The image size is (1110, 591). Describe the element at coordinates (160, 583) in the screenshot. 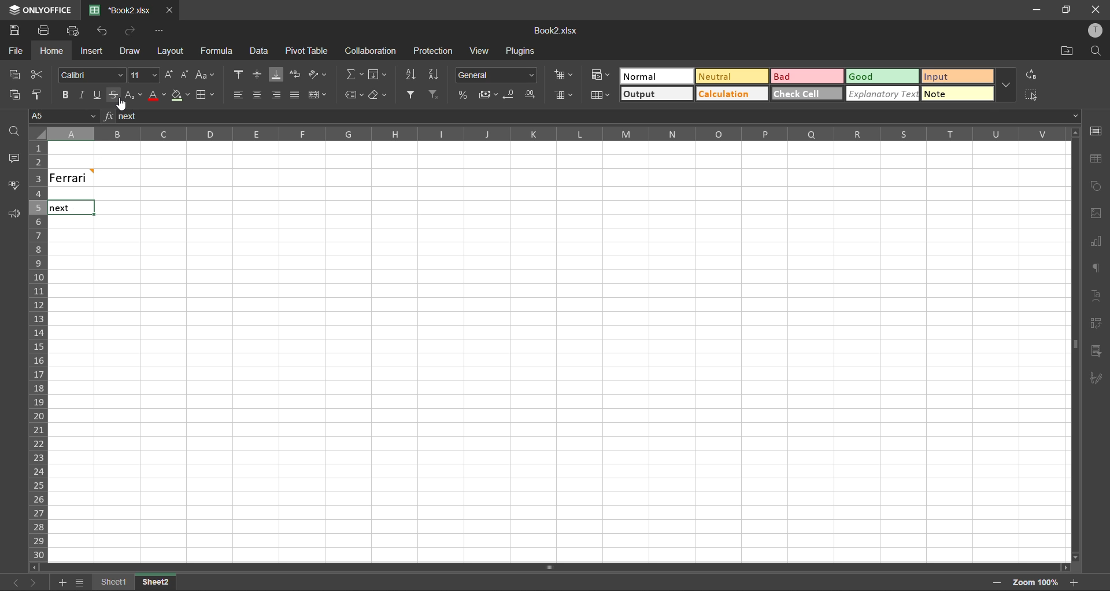

I see `Sheet2` at that location.